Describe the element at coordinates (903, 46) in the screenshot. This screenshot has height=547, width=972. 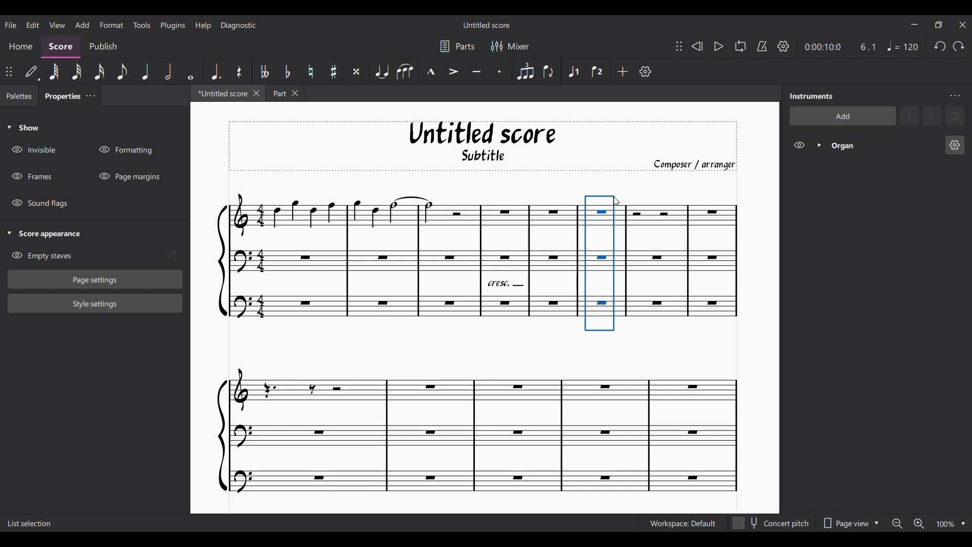
I see `Tempo` at that location.